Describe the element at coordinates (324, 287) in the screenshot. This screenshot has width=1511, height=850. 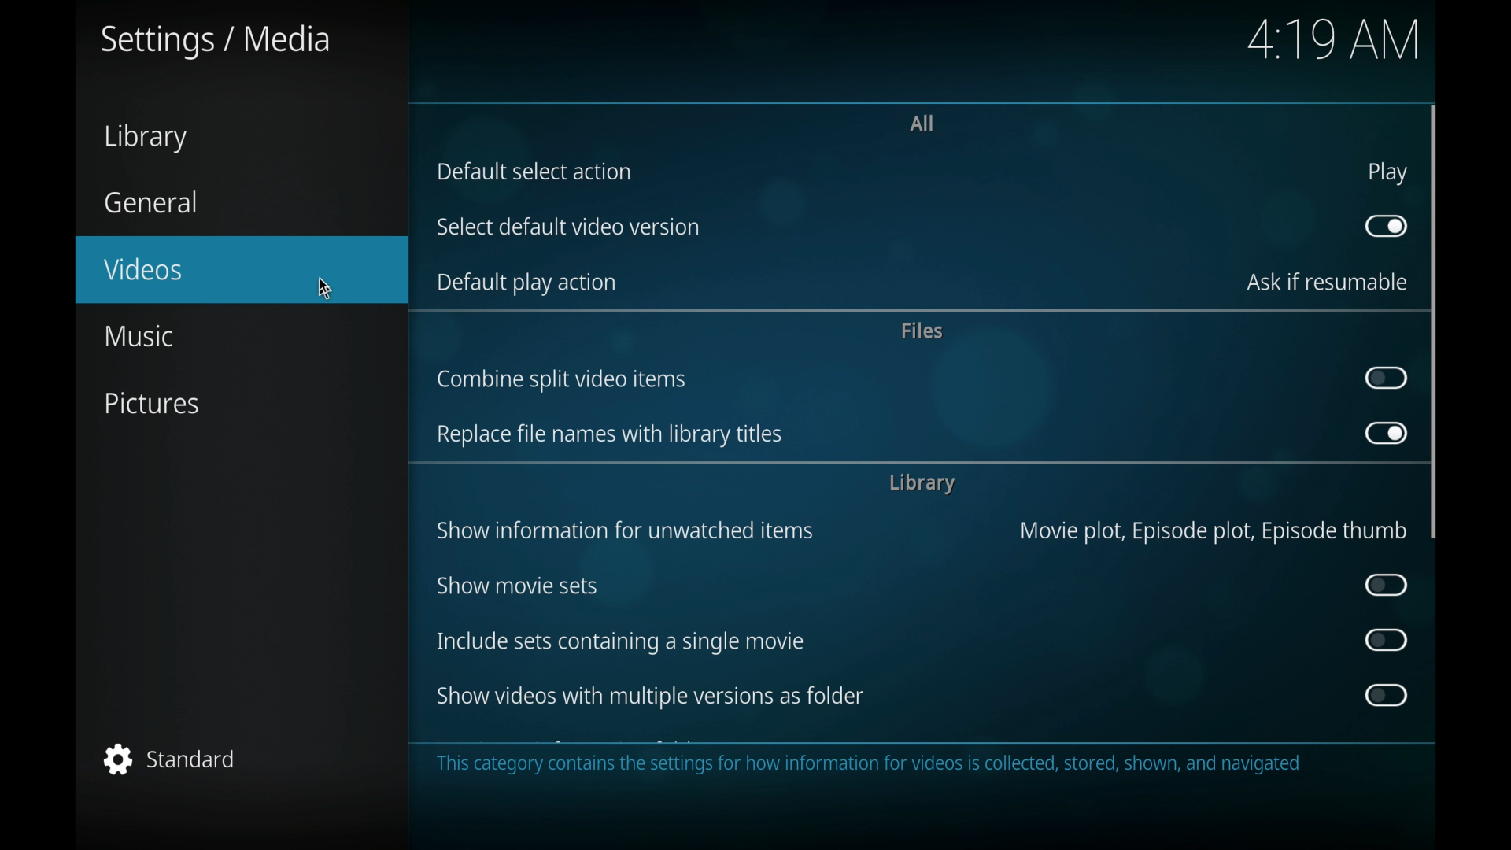
I see `cursor` at that location.